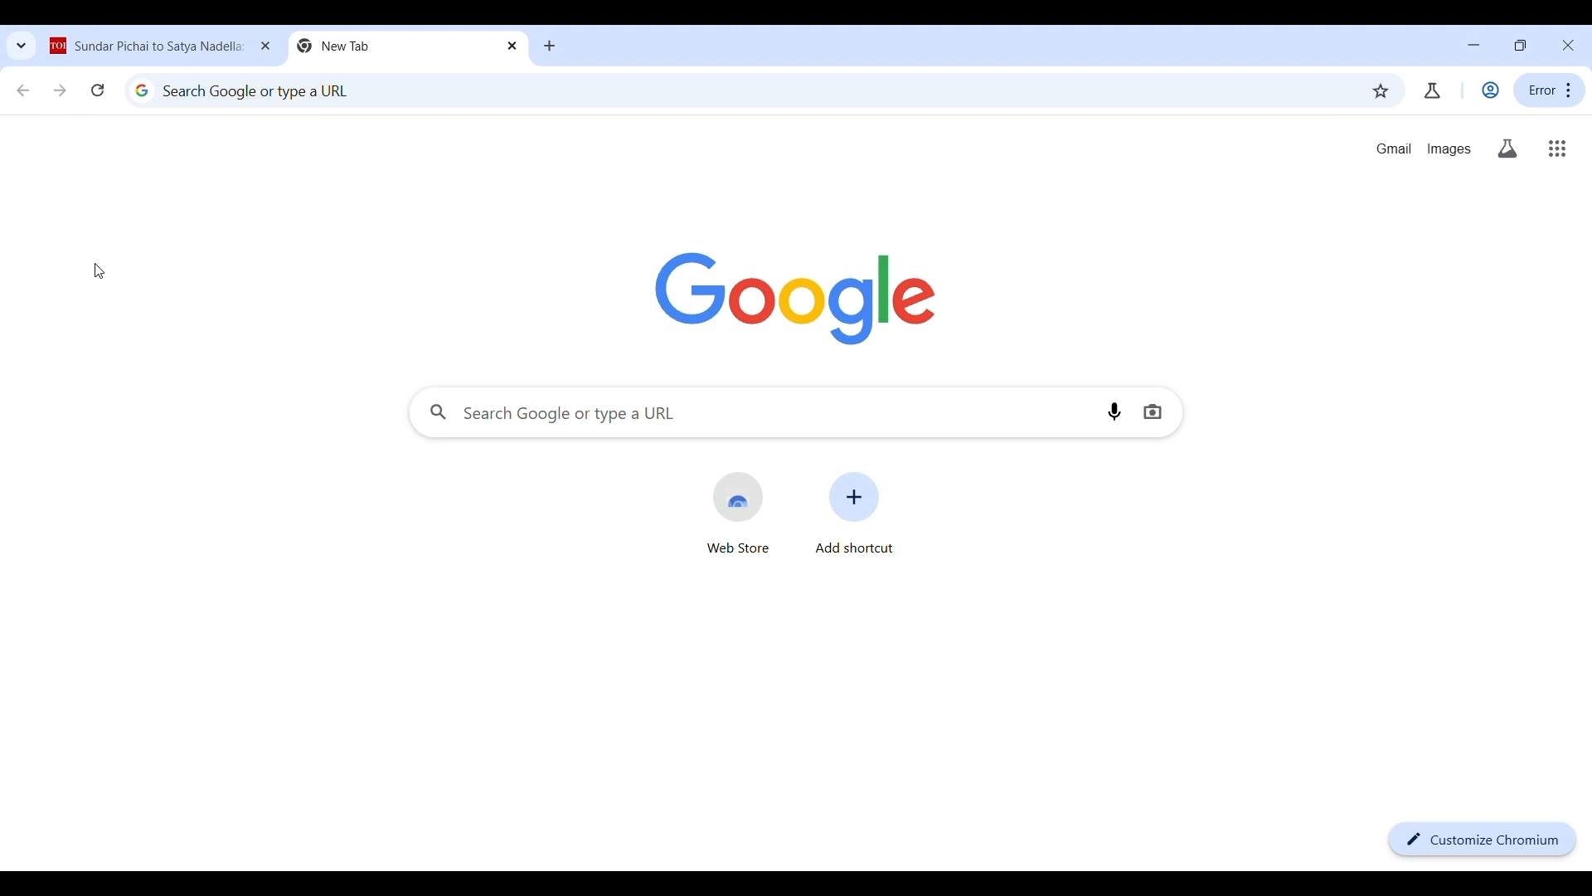  I want to click on Google logo, so click(794, 299).